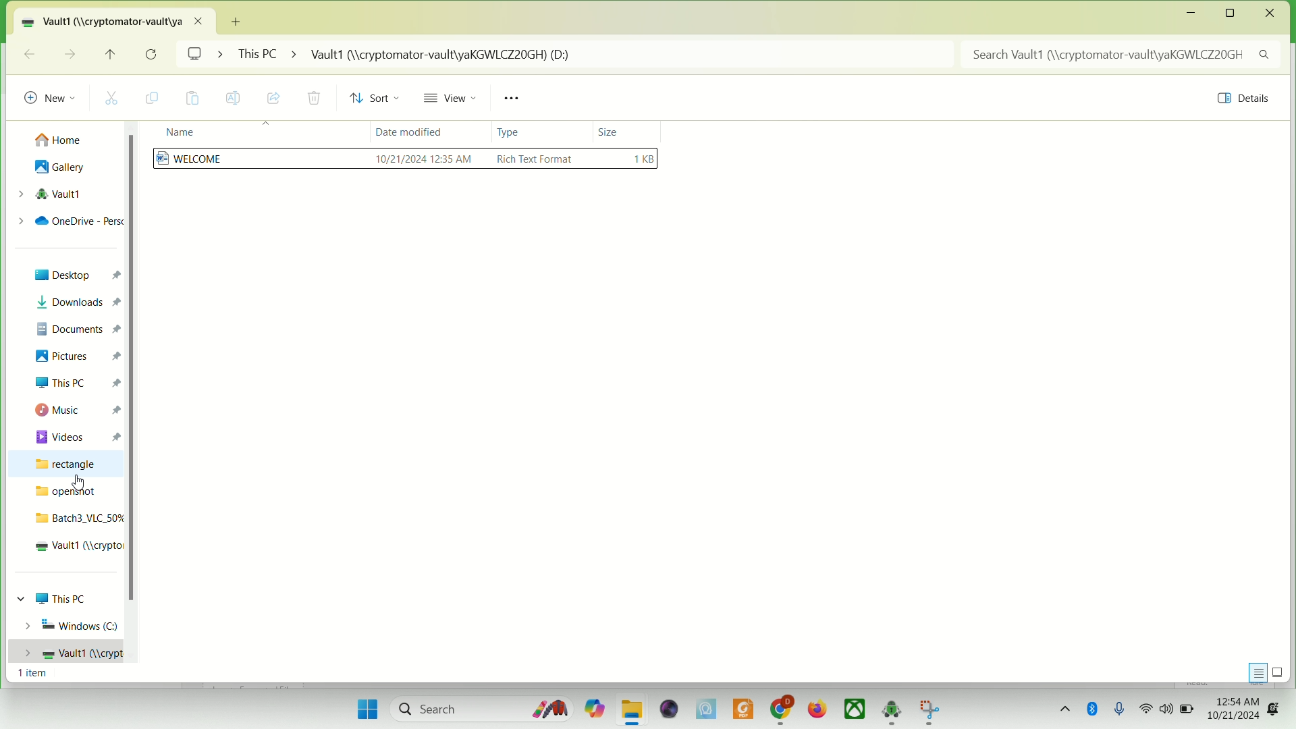 This screenshot has height=729, width=1296. What do you see at coordinates (274, 97) in the screenshot?
I see `share` at bounding box center [274, 97].